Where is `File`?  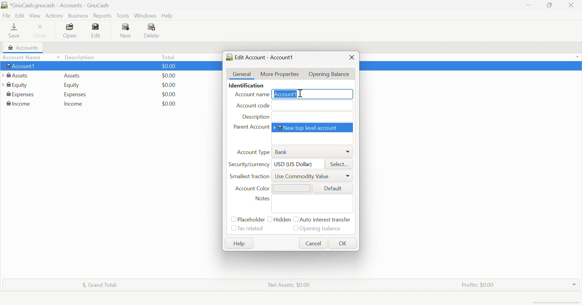 File is located at coordinates (7, 16).